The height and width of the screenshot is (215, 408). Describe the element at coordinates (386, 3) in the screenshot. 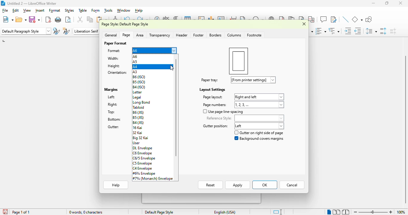

I see `maximize` at that location.